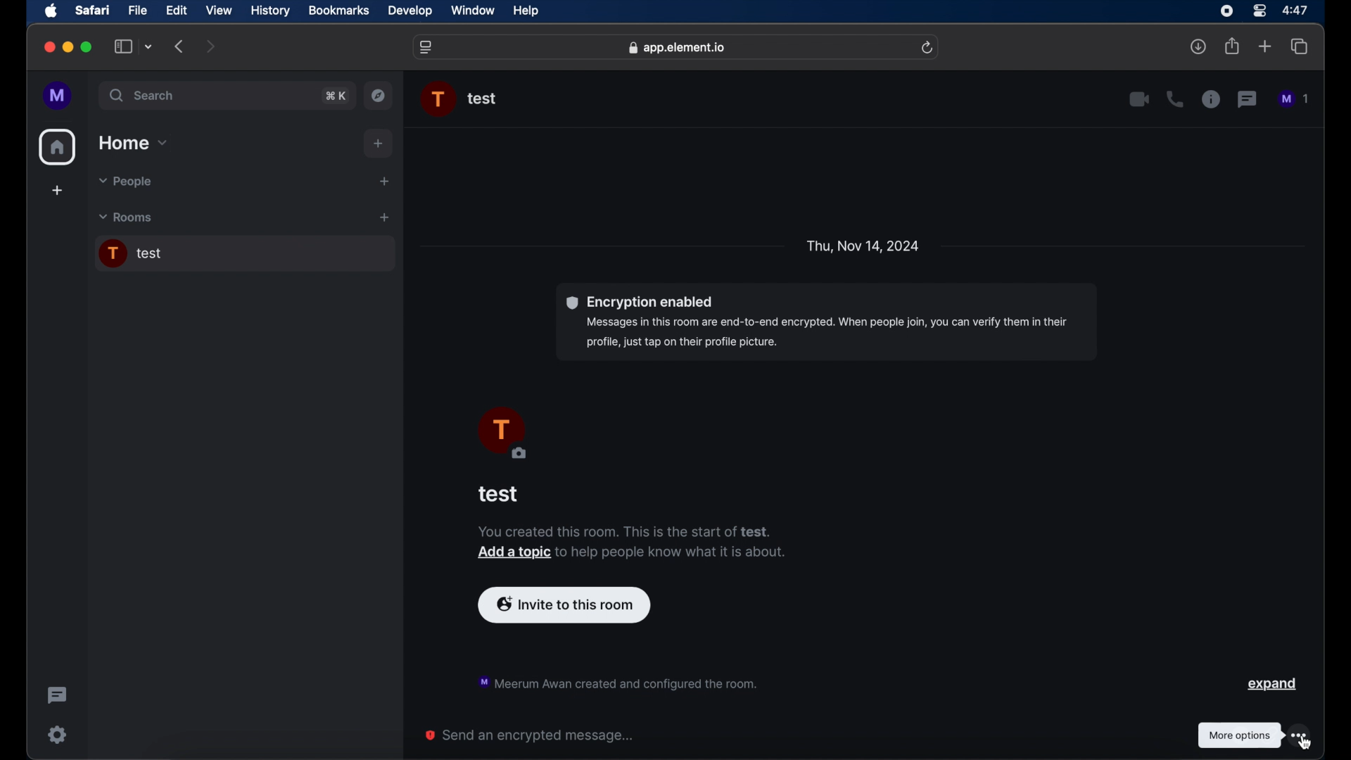 The height and width of the screenshot is (760, 1351). What do you see at coordinates (1174, 99) in the screenshot?
I see `voice call` at bounding box center [1174, 99].